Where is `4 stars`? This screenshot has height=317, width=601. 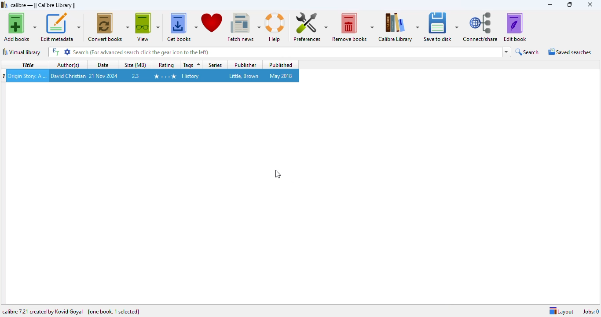
4 stars is located at coordinates (165, 77).